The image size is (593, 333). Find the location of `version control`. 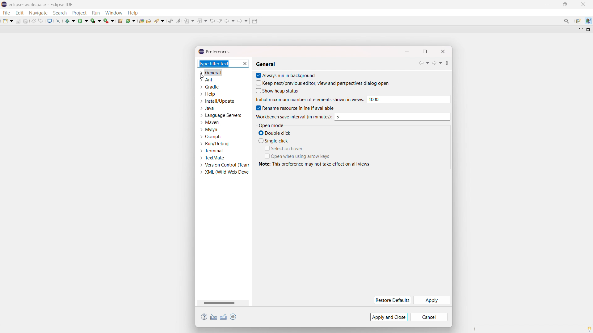

version control is located at coordinates (224, 165).